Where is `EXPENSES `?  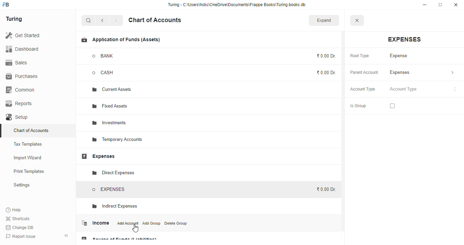 EXPENSES  is located at coordinates (109, 189).